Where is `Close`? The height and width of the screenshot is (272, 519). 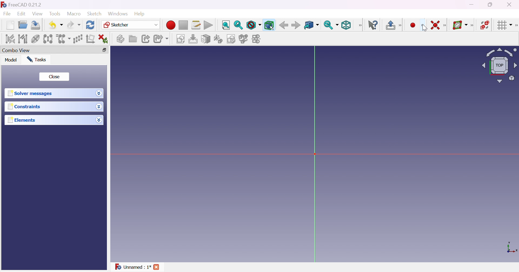
Close is located at coordinates (54, 77).